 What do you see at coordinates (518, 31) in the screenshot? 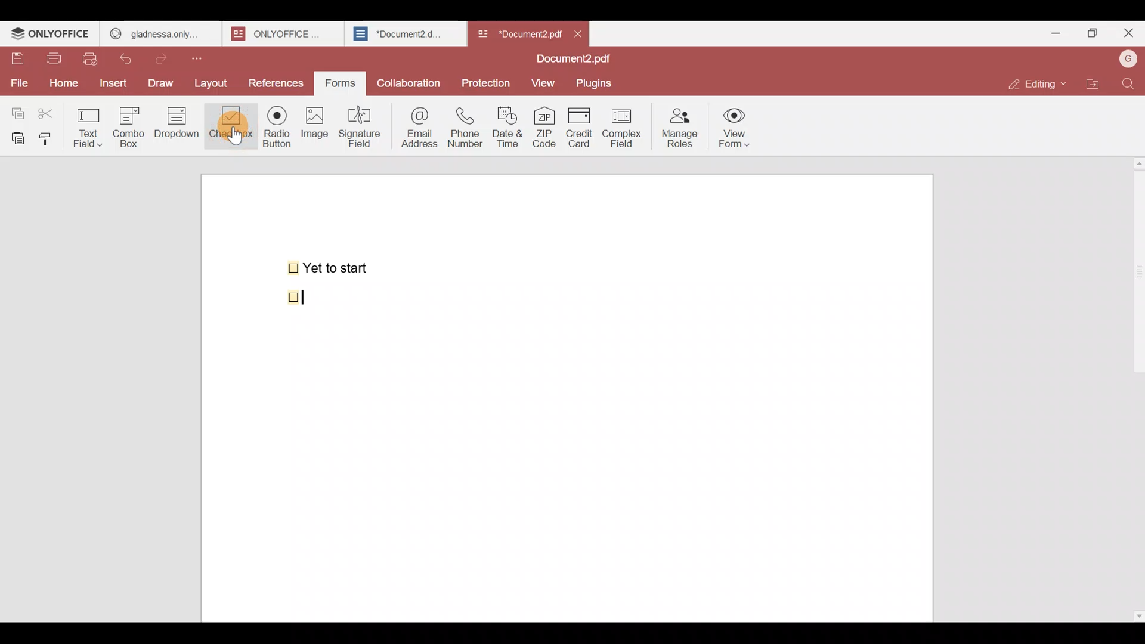
I see `Document name` at bounding box center [518, 31].